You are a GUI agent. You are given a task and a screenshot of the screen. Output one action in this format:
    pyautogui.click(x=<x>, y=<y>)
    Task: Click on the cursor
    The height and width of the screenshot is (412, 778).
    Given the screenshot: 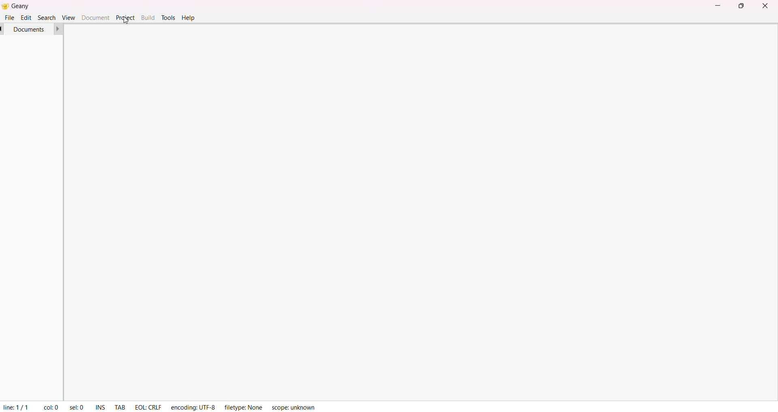 What is the action you would take?
    pyautogui.click(x=126, y=19)
    